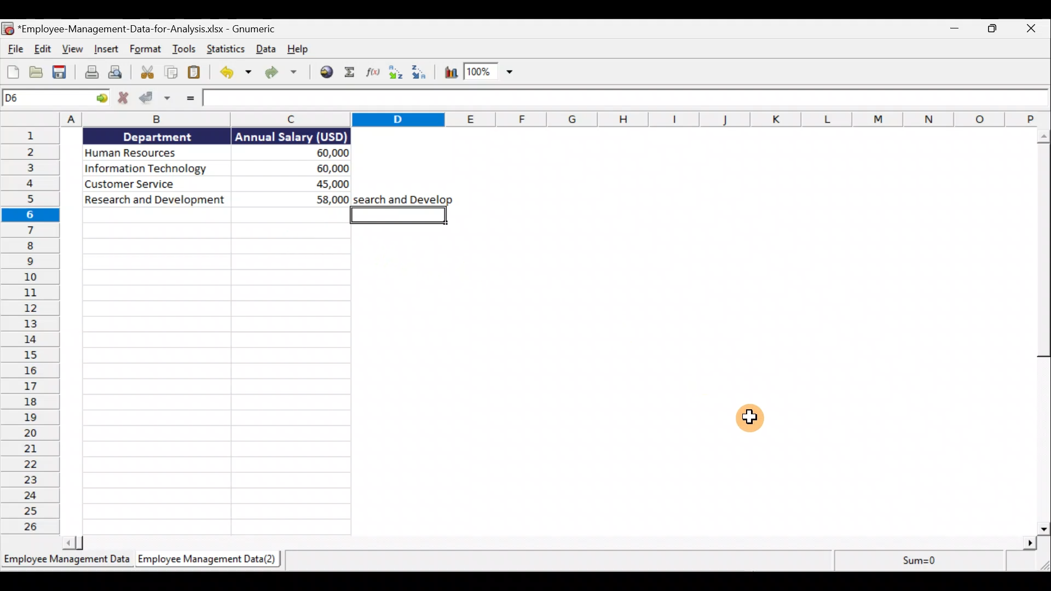 The image size is (1051, 591). What do you see at coordinates (142, 27) in the screenshot?
I see `Document name` at bounding box center [142, 27].